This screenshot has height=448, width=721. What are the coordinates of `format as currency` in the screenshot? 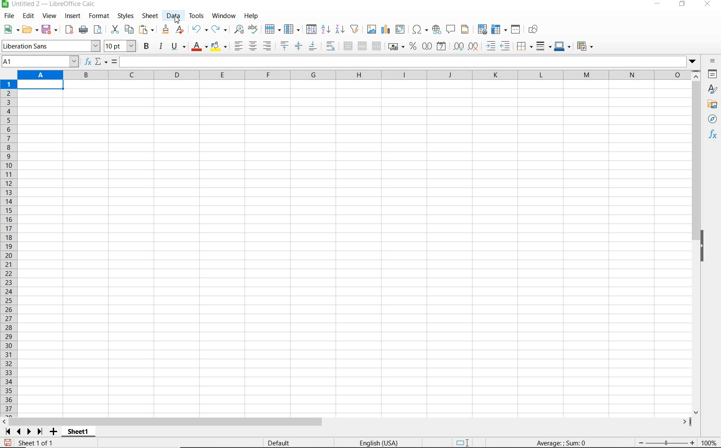 It's located at (396, 45).